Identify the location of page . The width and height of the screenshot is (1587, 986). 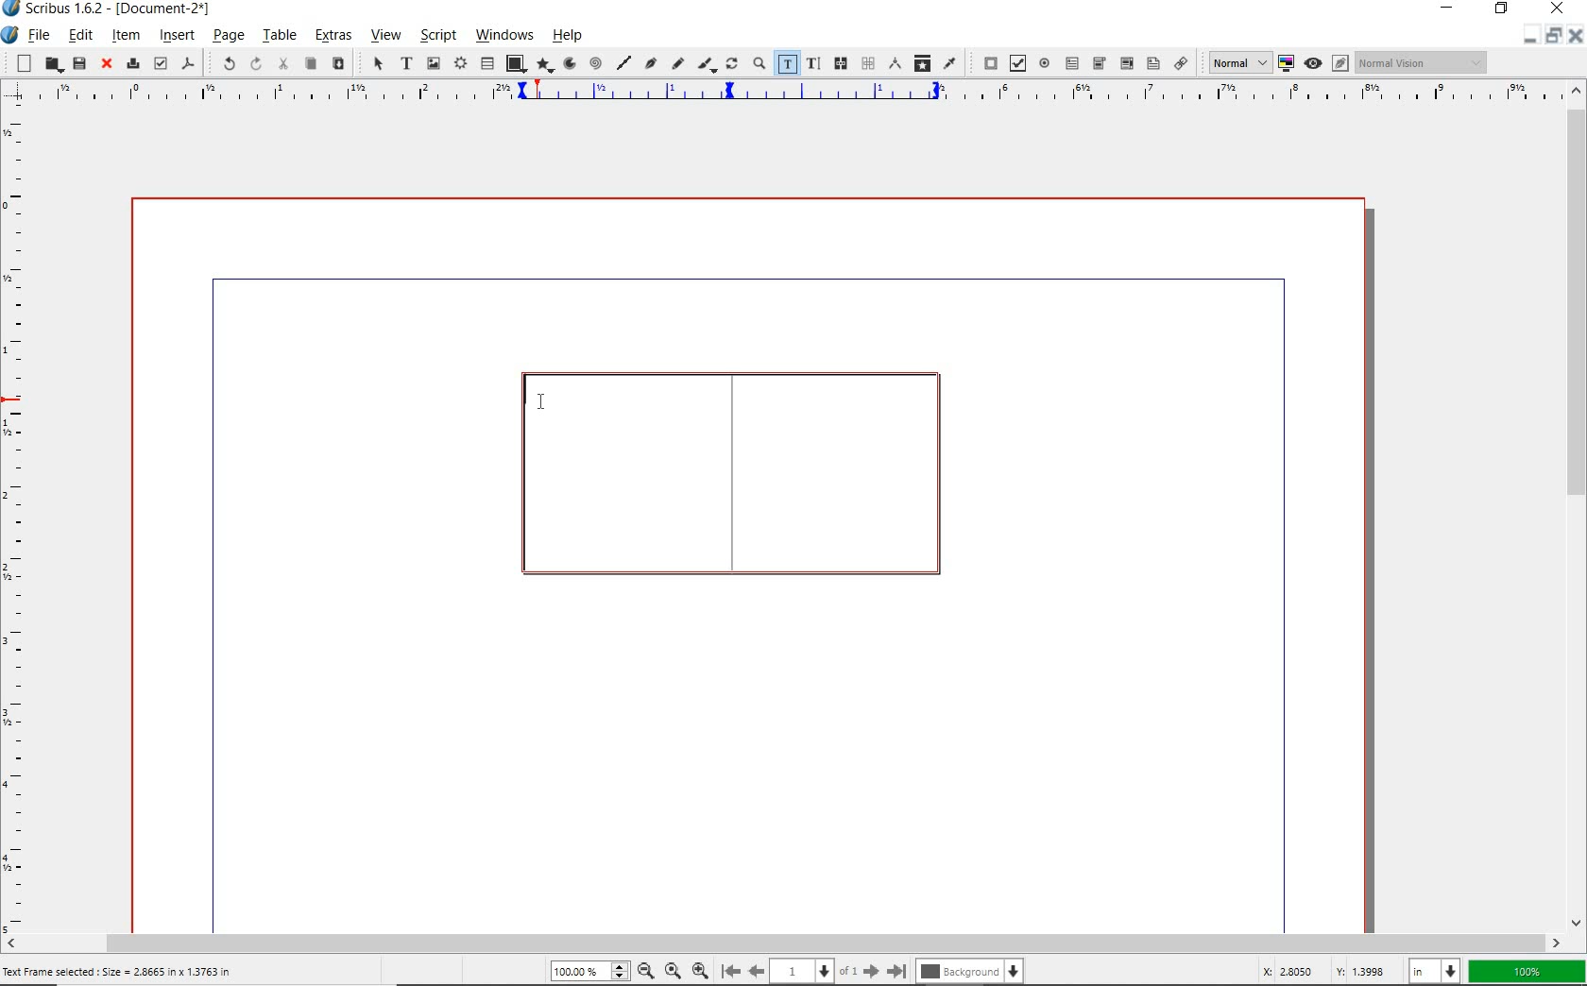
(803, 970).